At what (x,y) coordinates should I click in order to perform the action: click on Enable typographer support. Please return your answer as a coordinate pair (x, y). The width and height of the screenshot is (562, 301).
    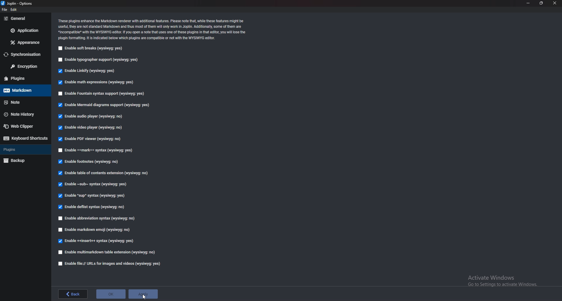
    Looking at the image, I should click on (101, 60).